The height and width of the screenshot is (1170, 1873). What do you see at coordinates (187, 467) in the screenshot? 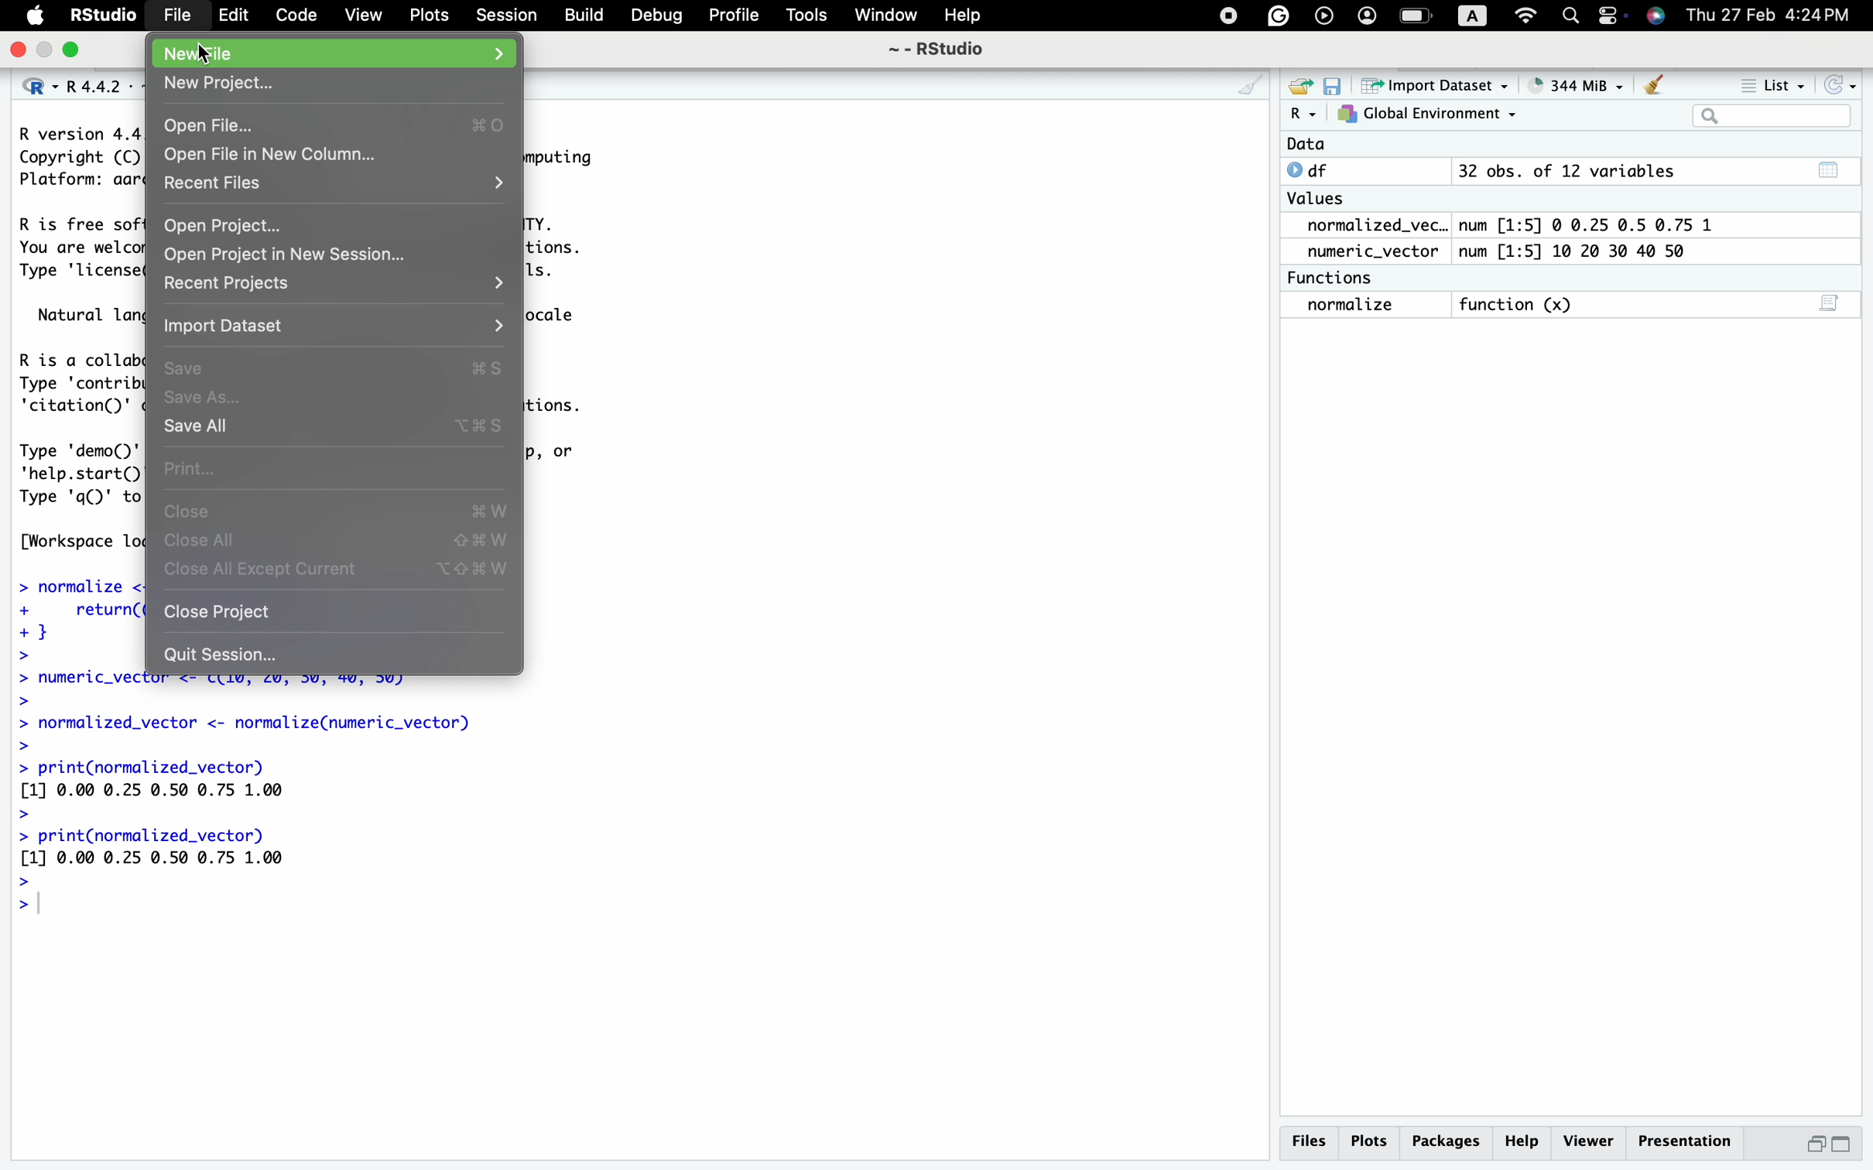
I see `Print...` at bounding box center [187, 467].